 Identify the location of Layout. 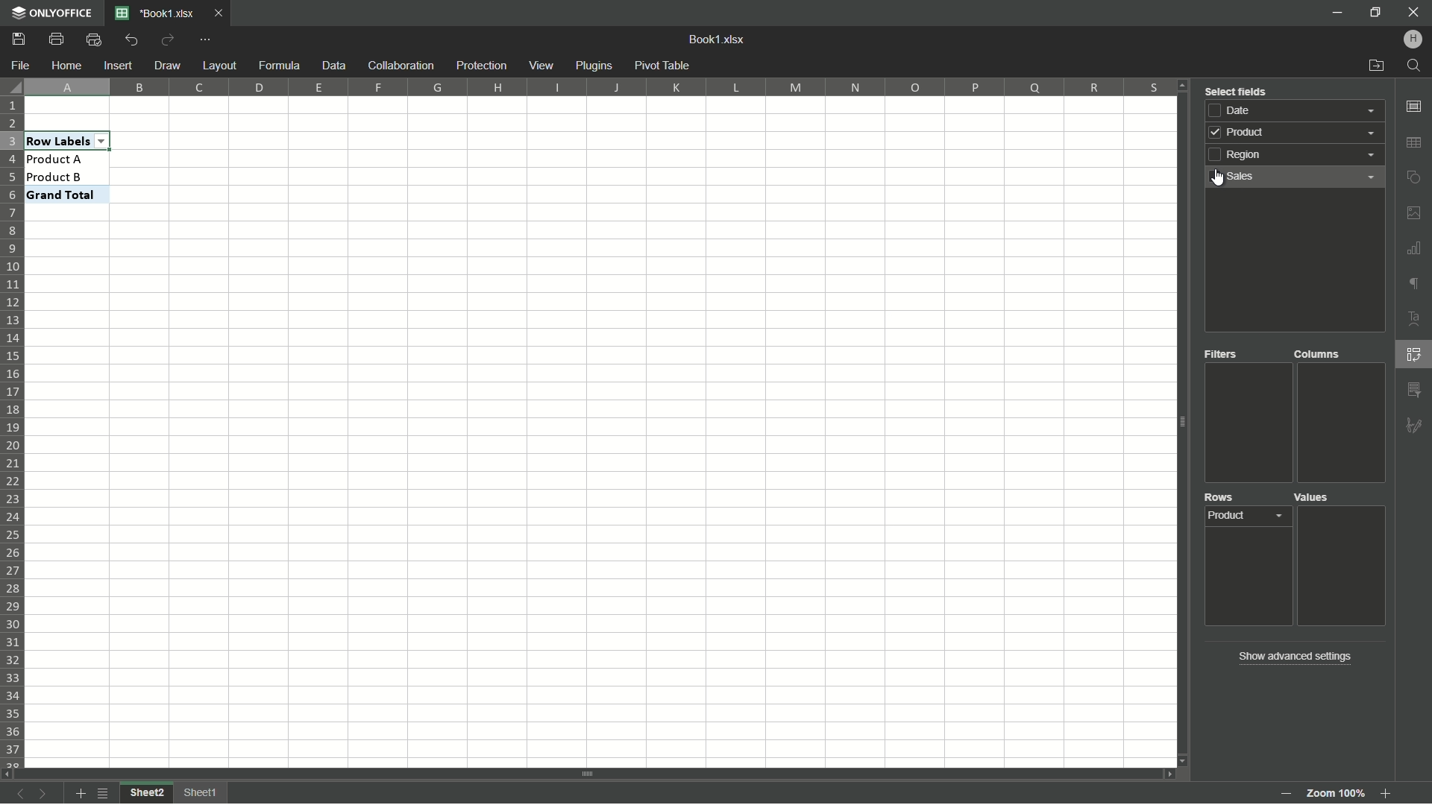
(218, 65).